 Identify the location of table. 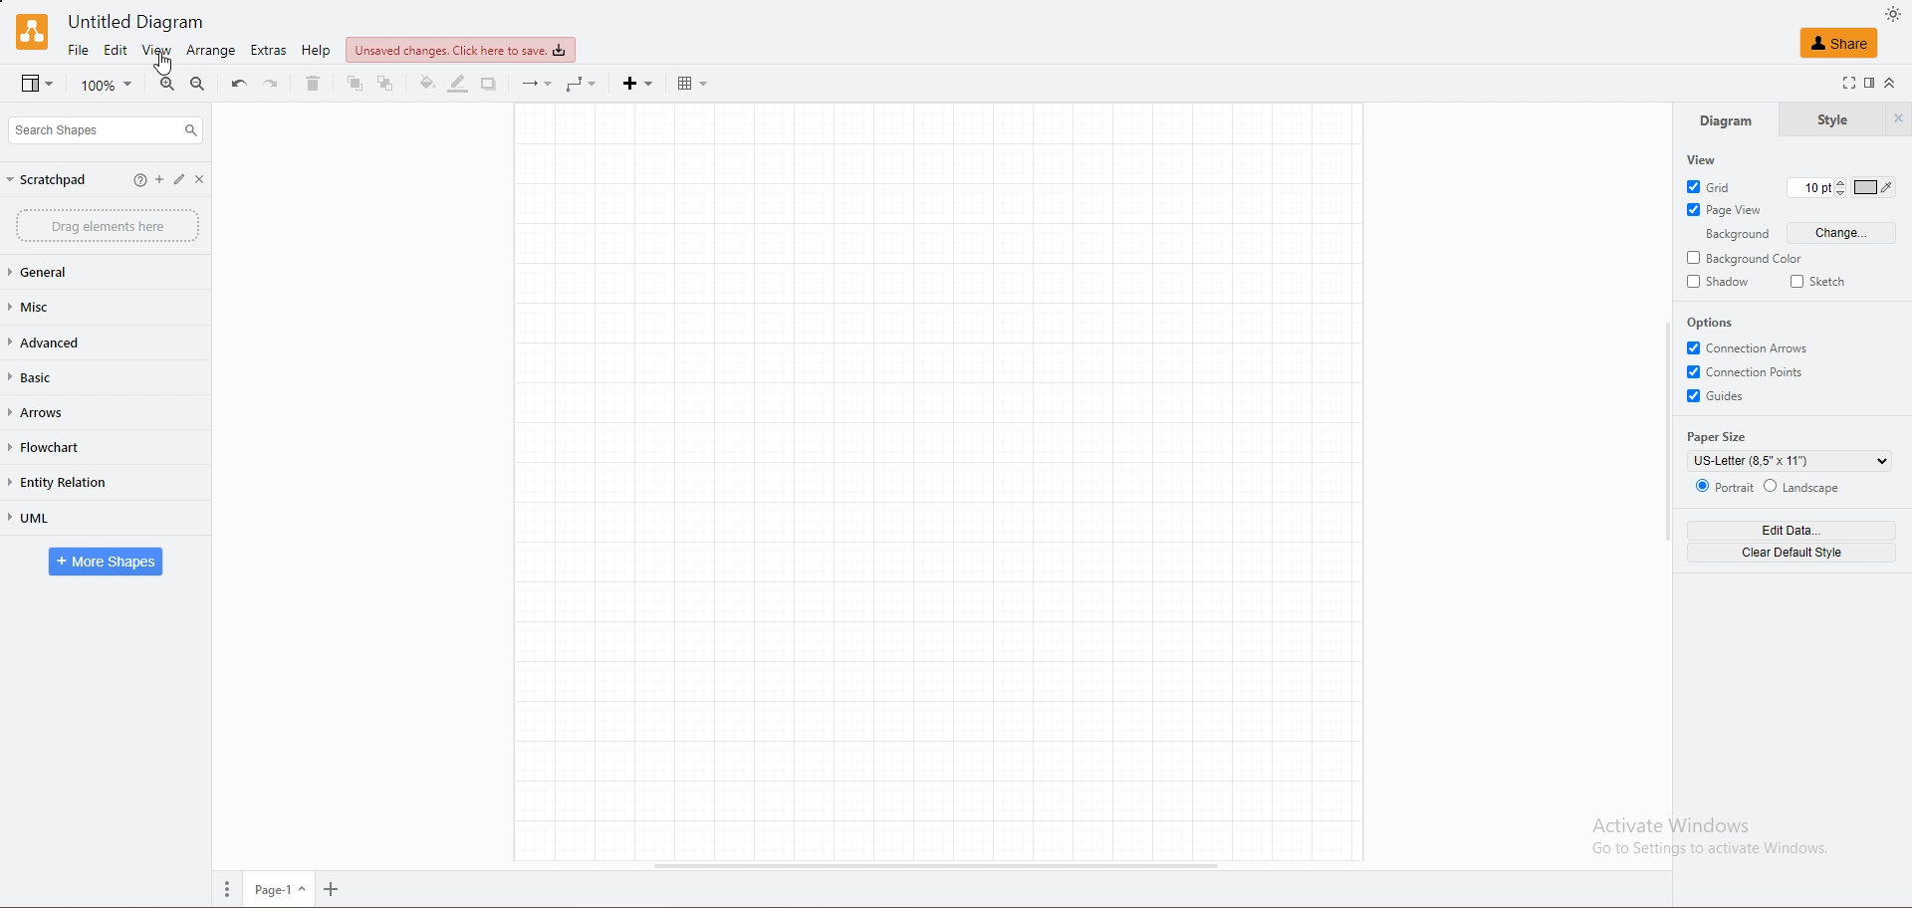
(693, 83).